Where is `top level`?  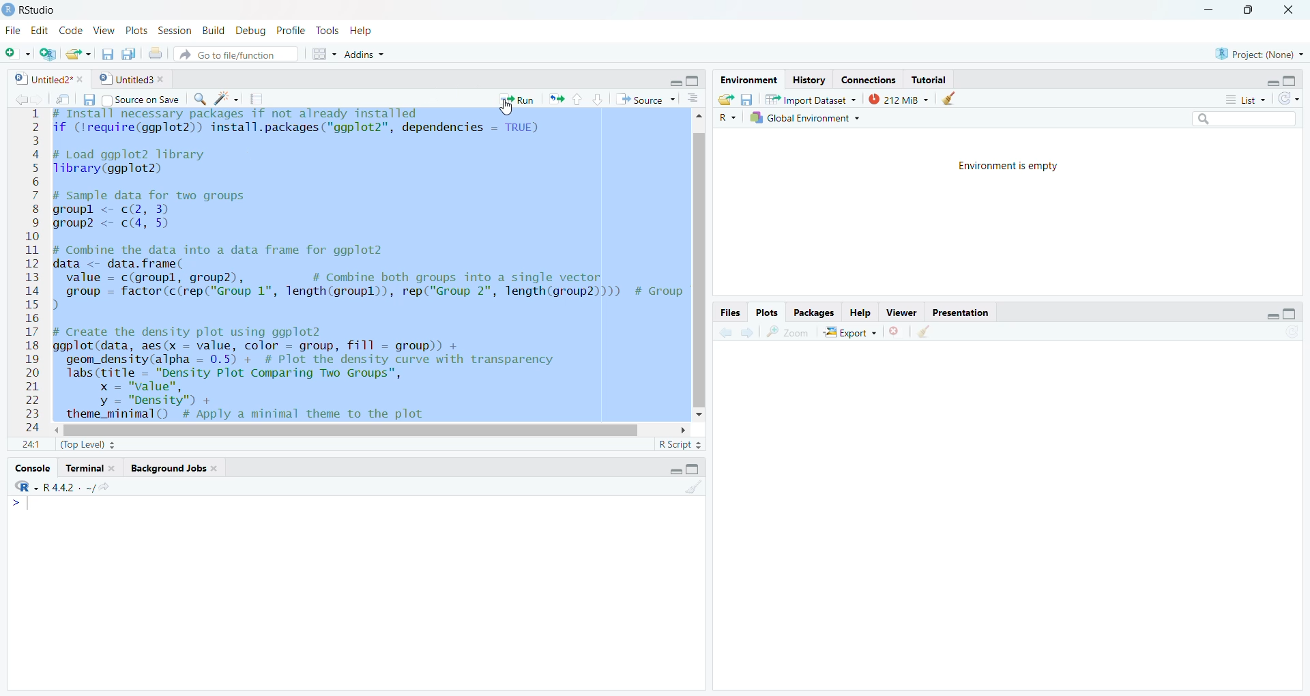
top level is located at coordinates (89, 446).